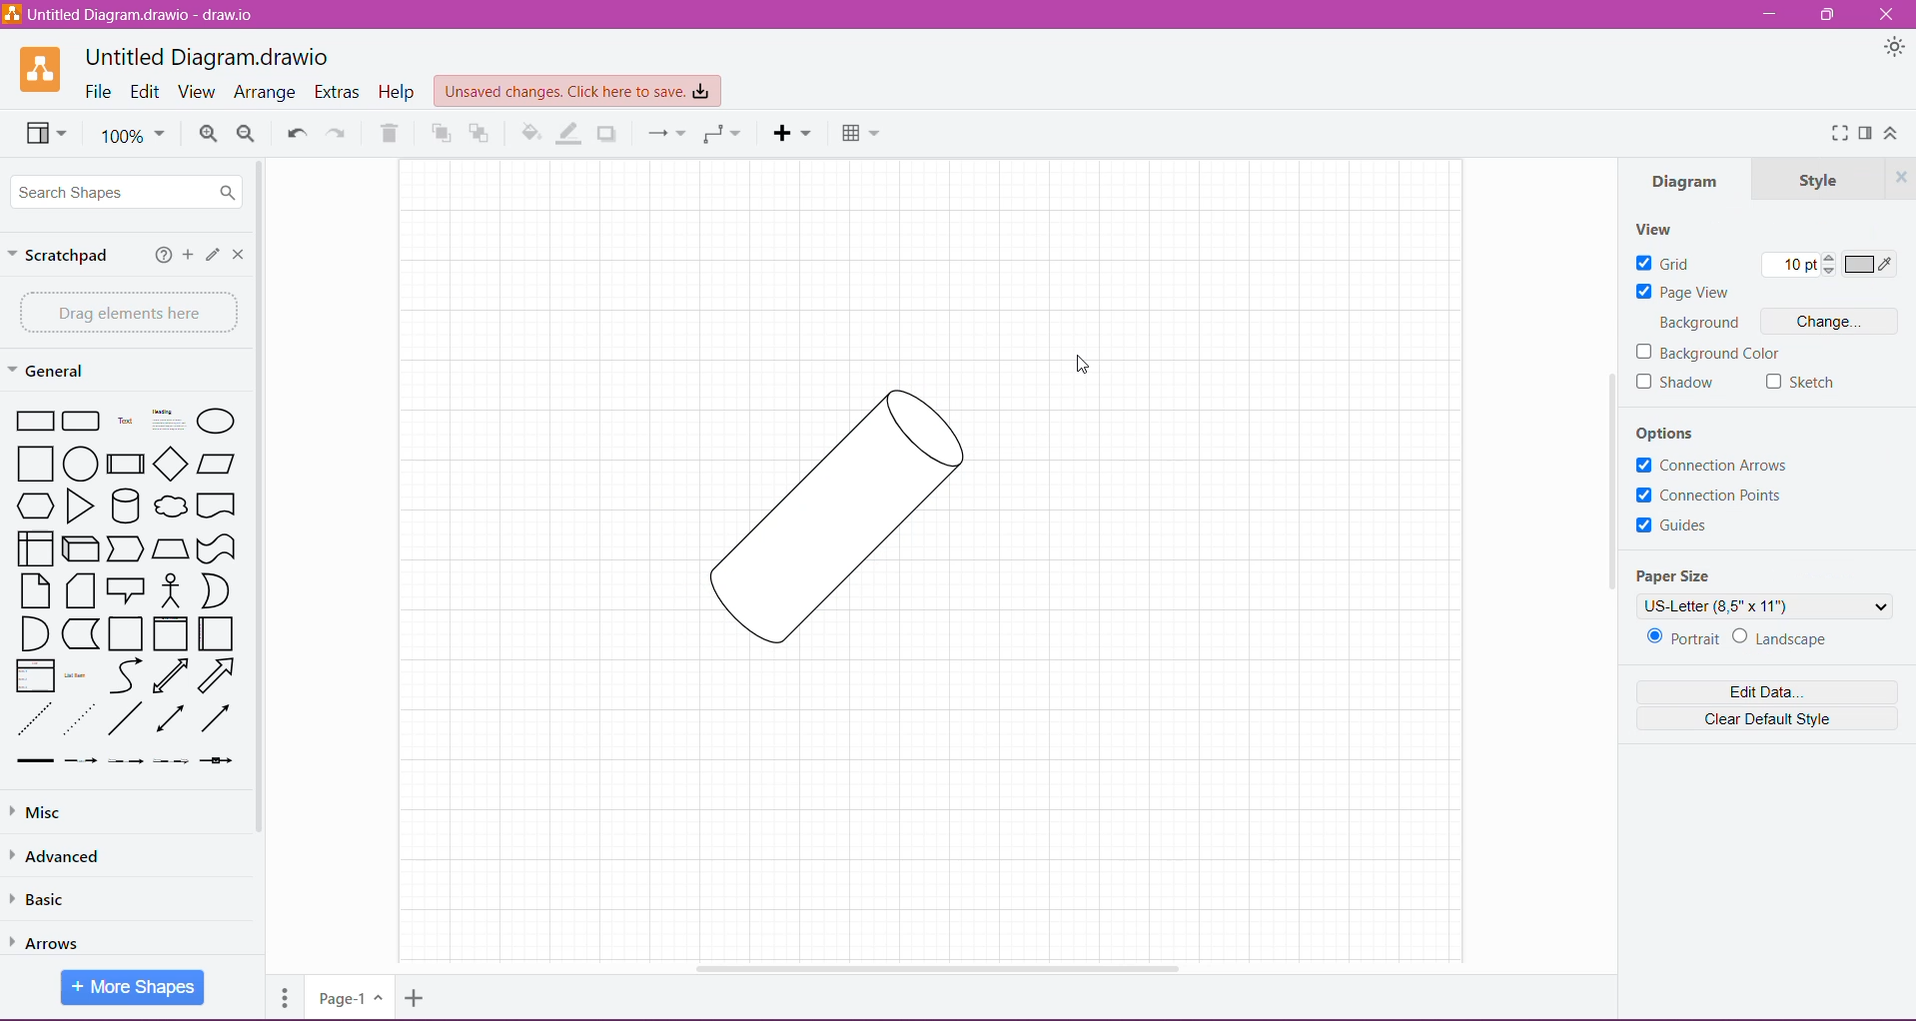 This screenshot has height=1021, width=1916. Describe the element at coordinates (247, 135) in the screenshot. I see `Zoom Out` at that location.